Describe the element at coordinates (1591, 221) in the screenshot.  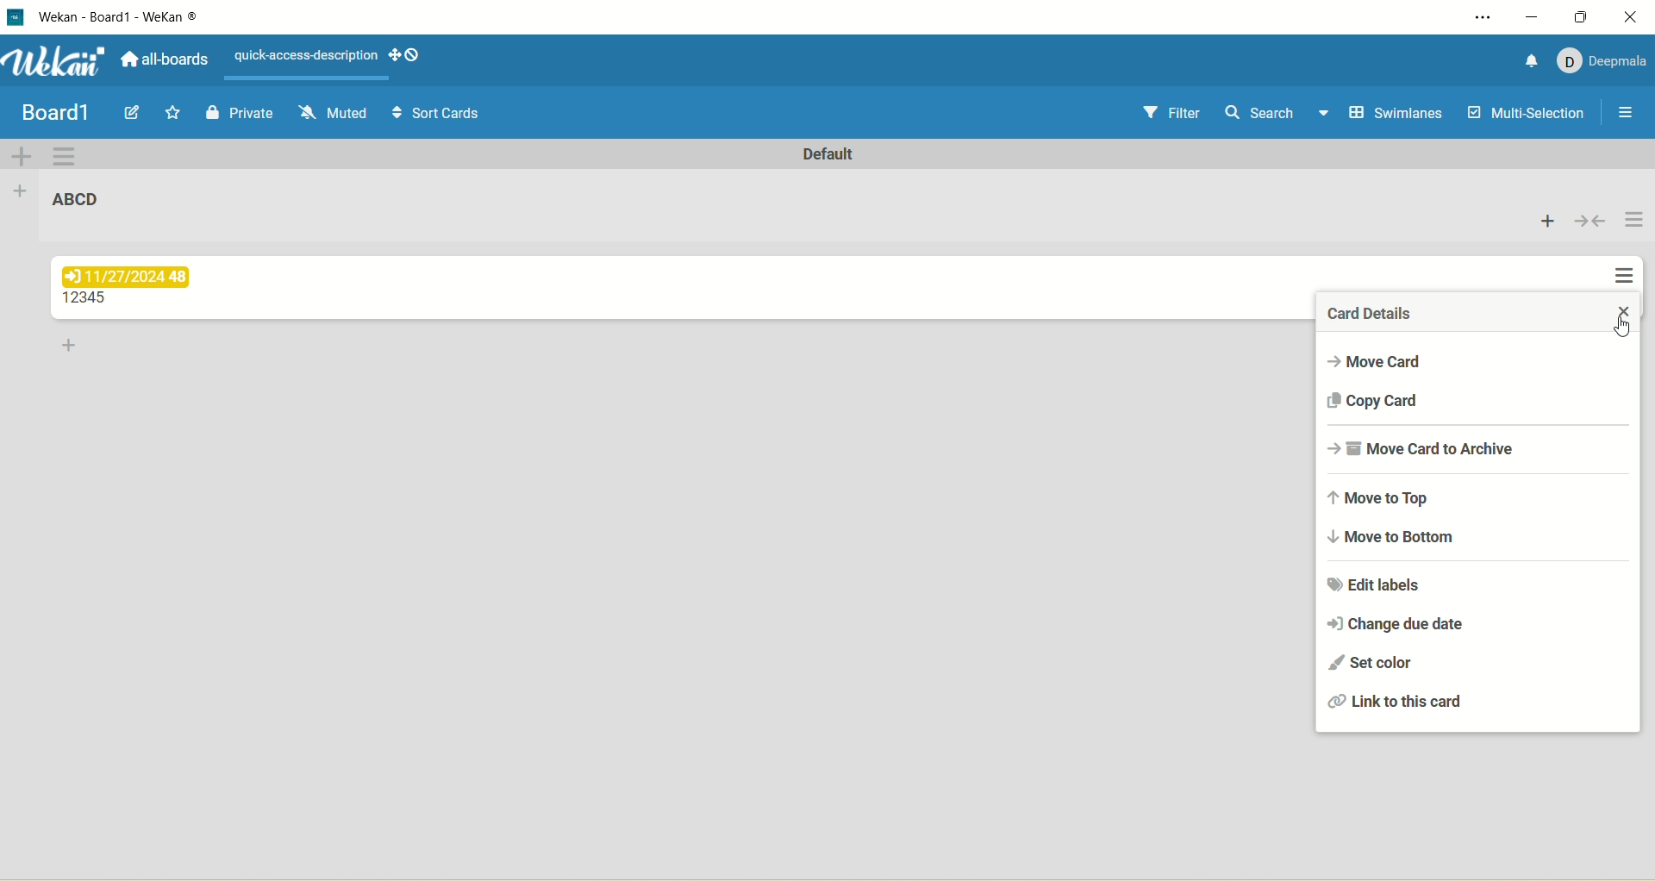
I see `collapse` at that location.